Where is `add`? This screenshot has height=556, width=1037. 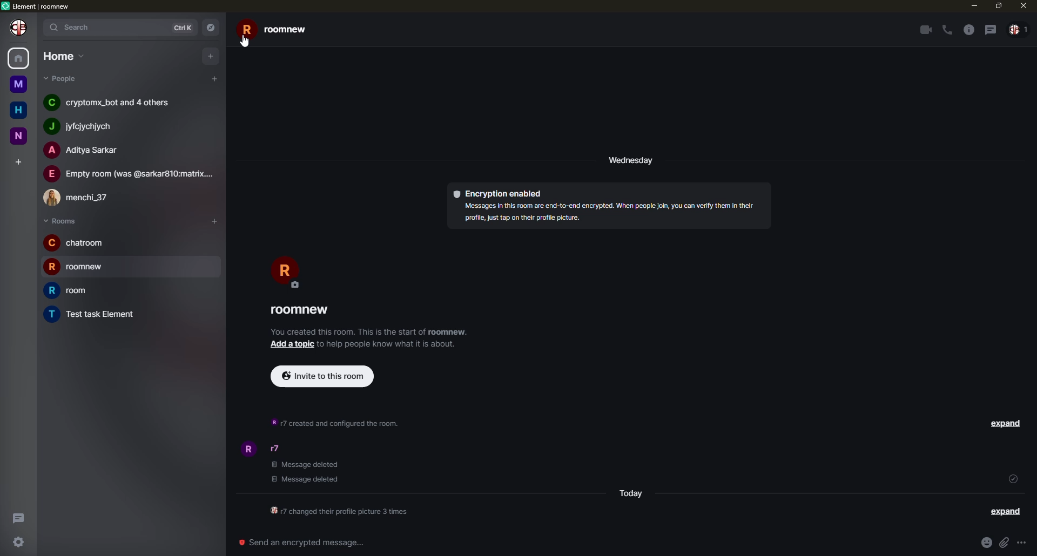 add is located at coordinates (213, 221).